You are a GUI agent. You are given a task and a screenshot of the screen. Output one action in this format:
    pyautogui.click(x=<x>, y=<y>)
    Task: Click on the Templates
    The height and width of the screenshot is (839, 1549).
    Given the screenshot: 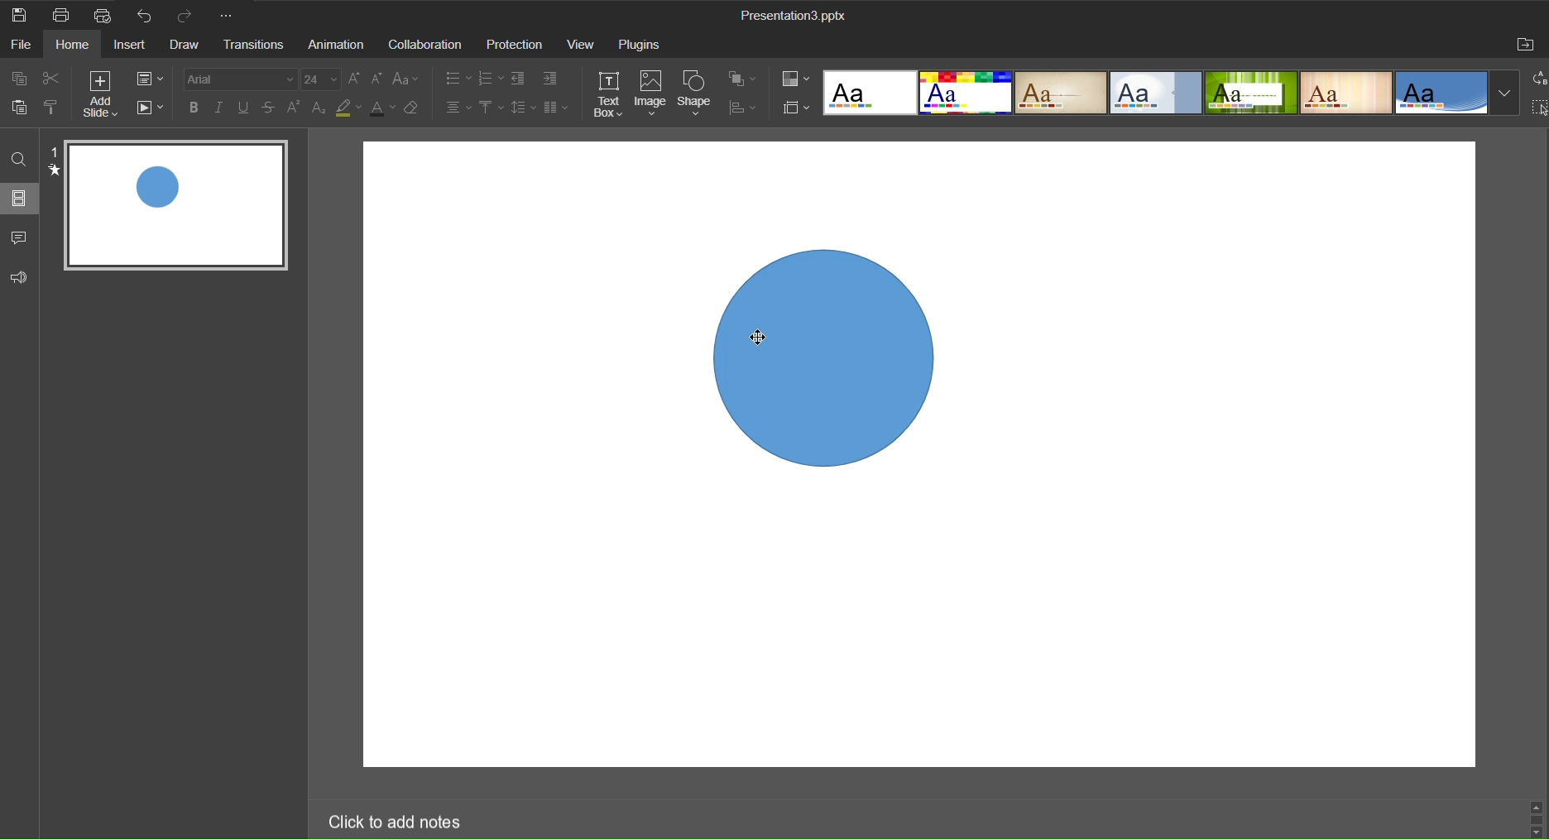 What is the action you would take?
    pyautogui.click(x=1170, y=93)
    